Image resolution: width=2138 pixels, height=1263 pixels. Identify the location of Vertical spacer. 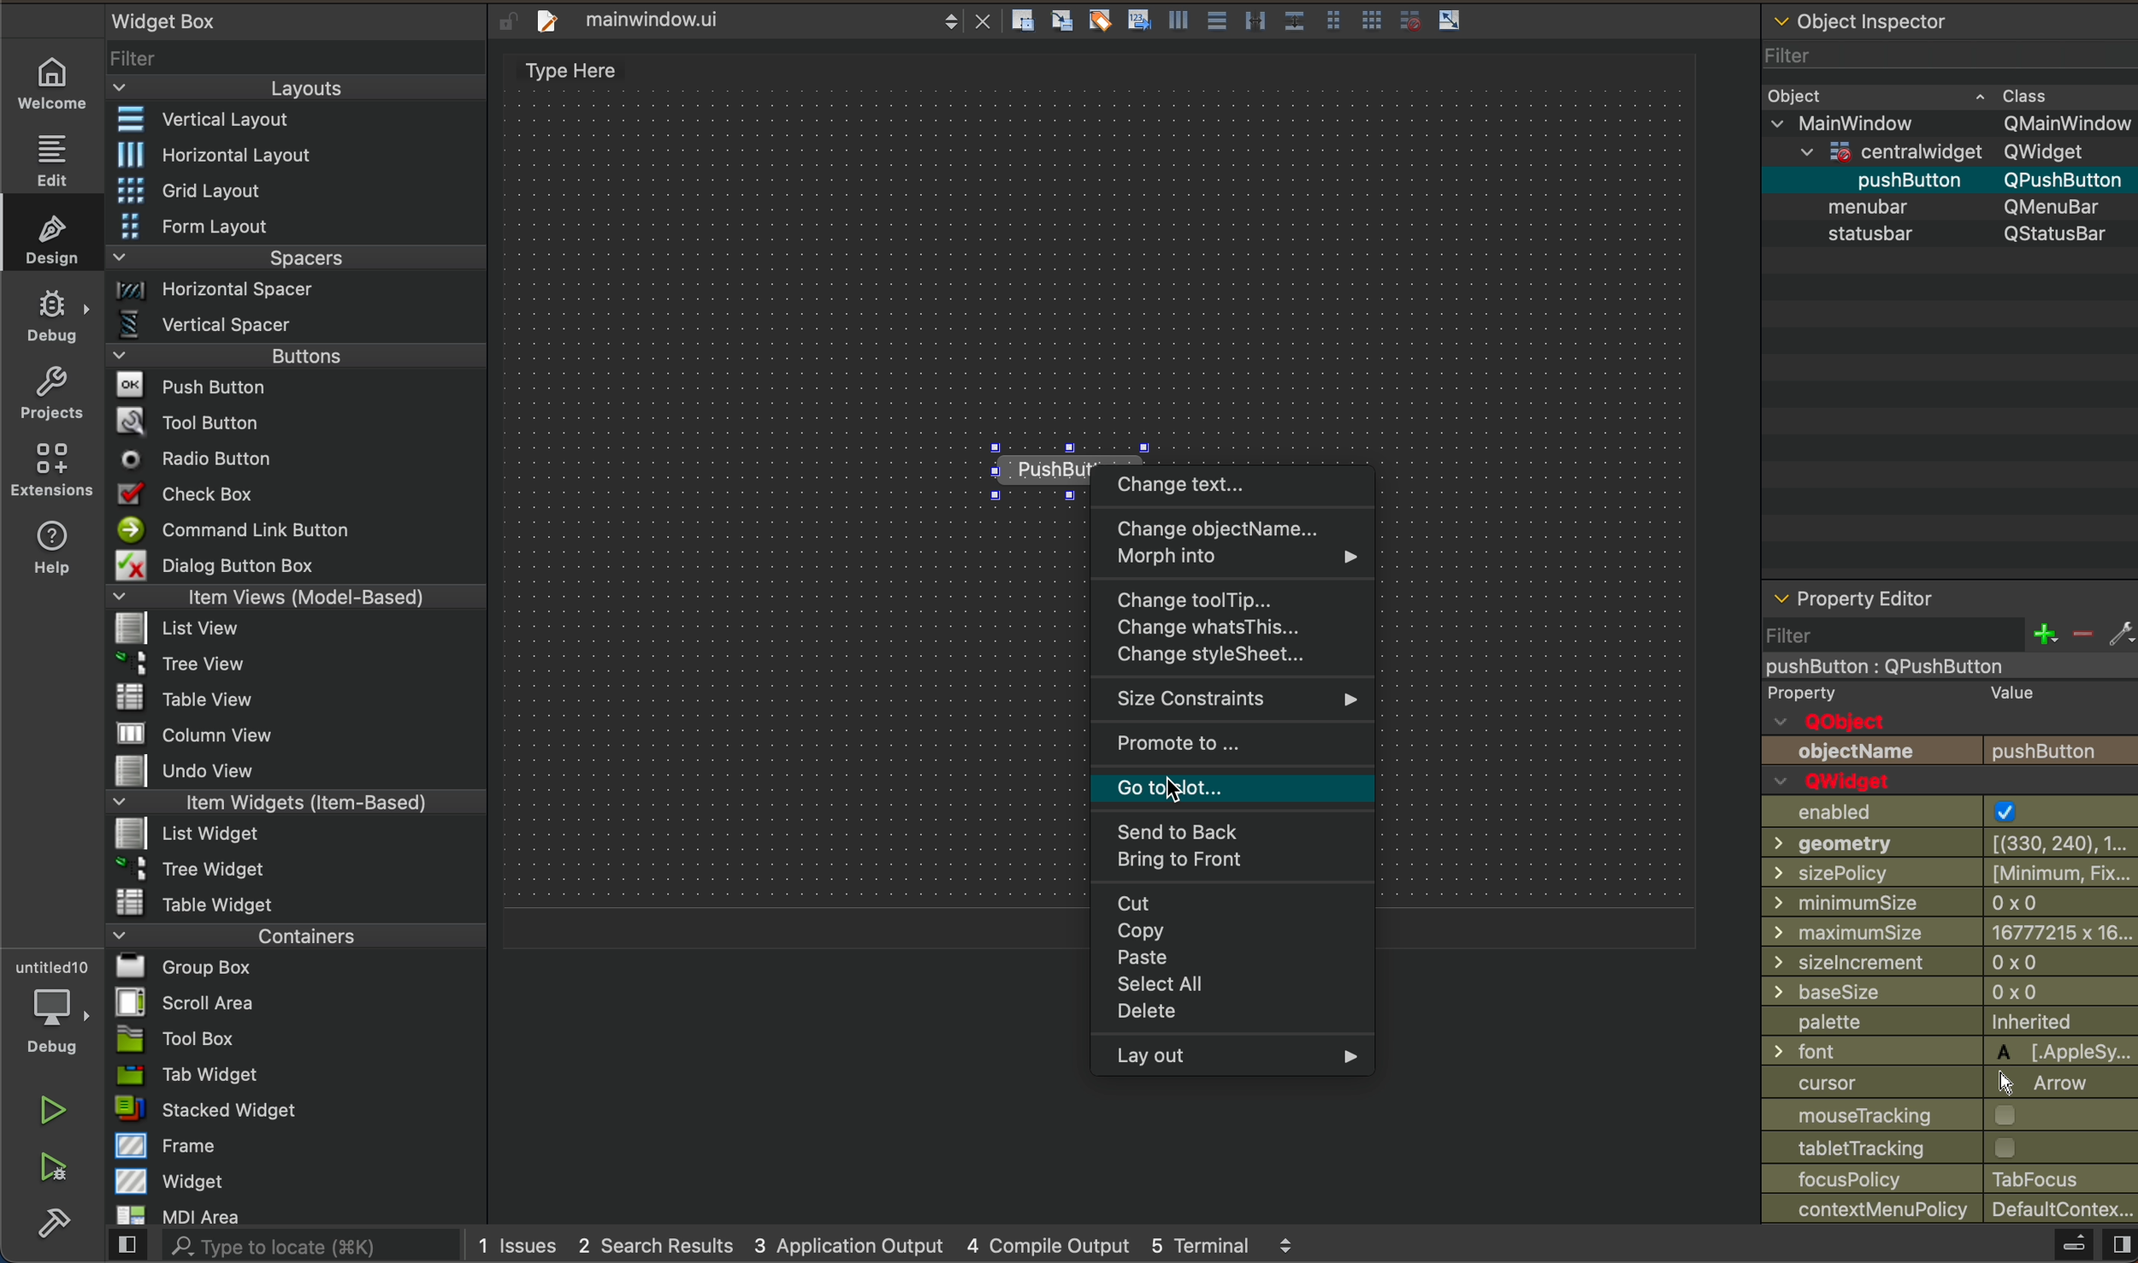
(290, 323).